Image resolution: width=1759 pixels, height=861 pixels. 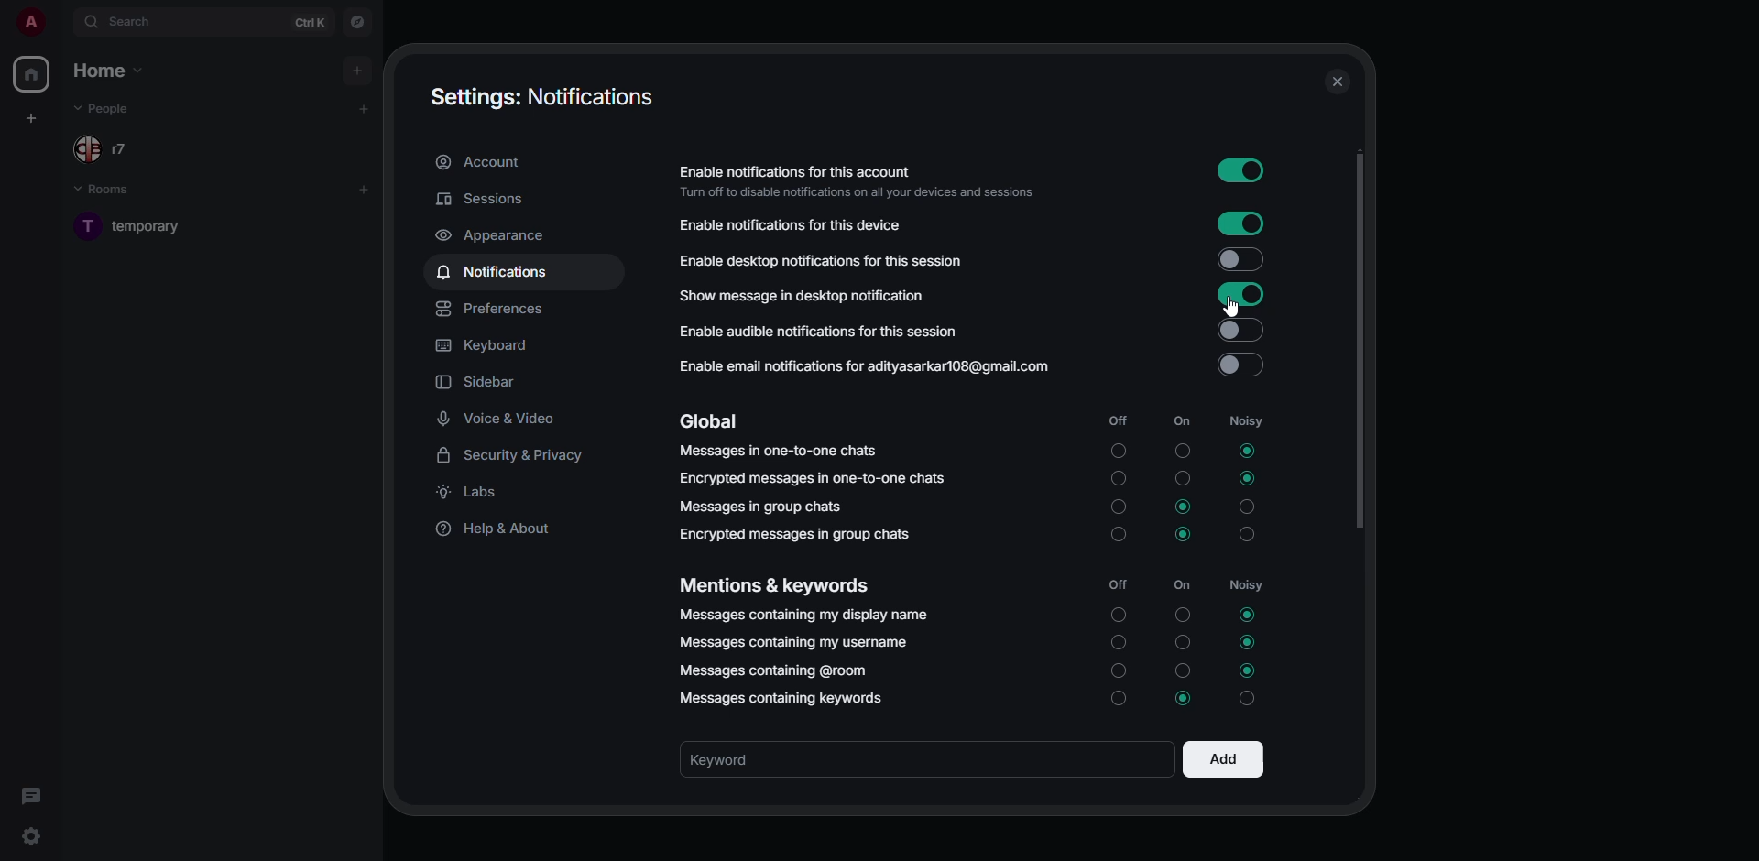 What do you see at coordinates (1117, 616) in the screenshot?
I see `Off Unselected` at bounding box center [1117, 616].